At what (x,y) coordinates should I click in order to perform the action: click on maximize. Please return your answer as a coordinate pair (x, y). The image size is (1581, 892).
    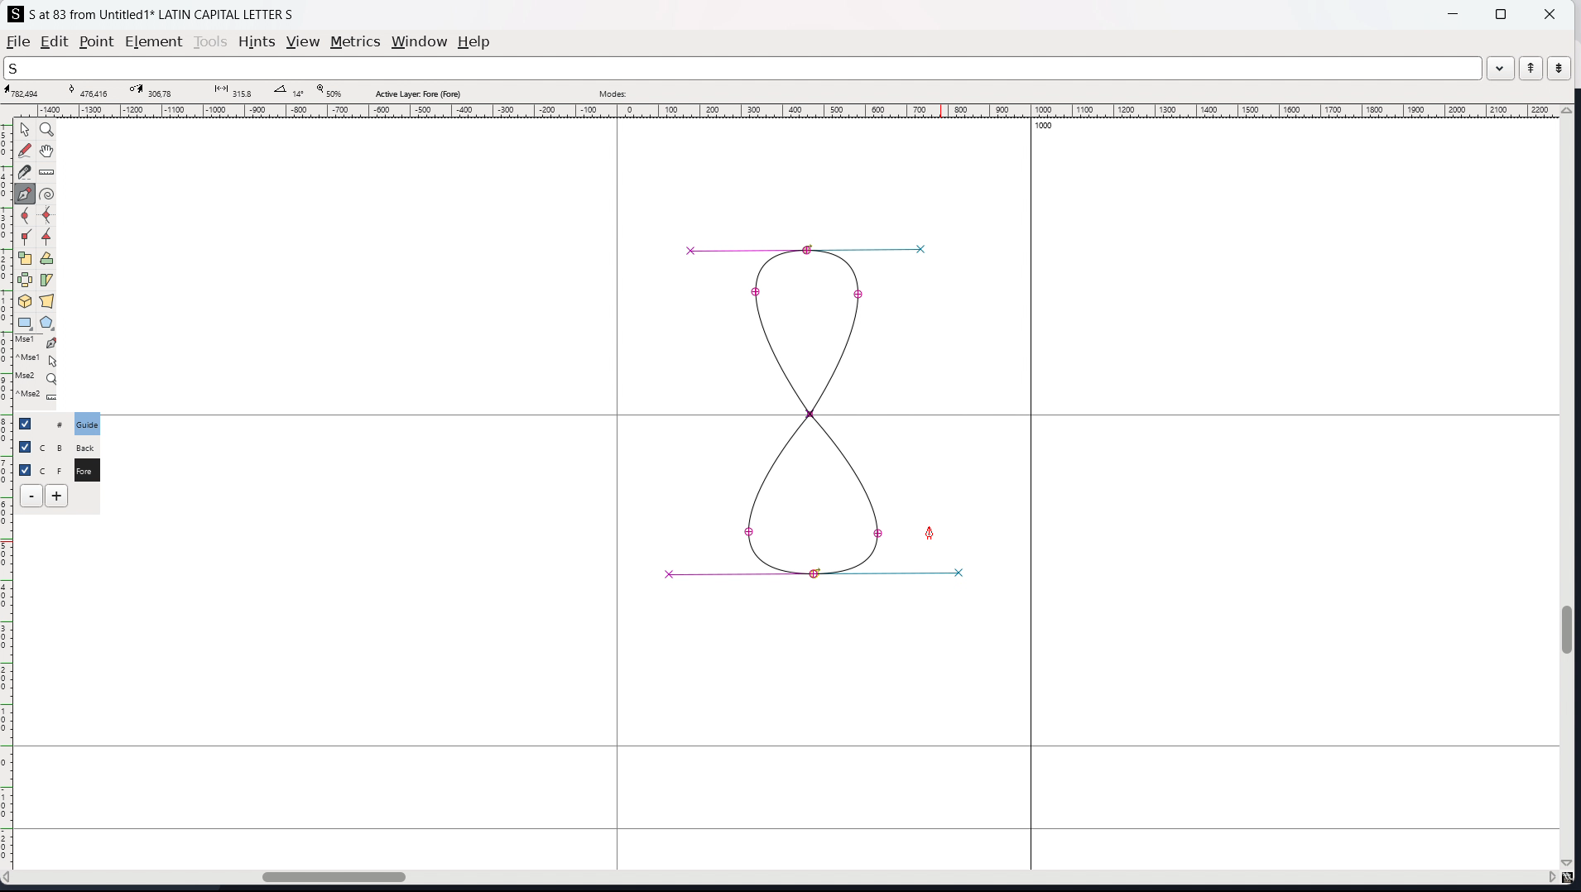
    Looking at the image, I should click on (1501, 13).